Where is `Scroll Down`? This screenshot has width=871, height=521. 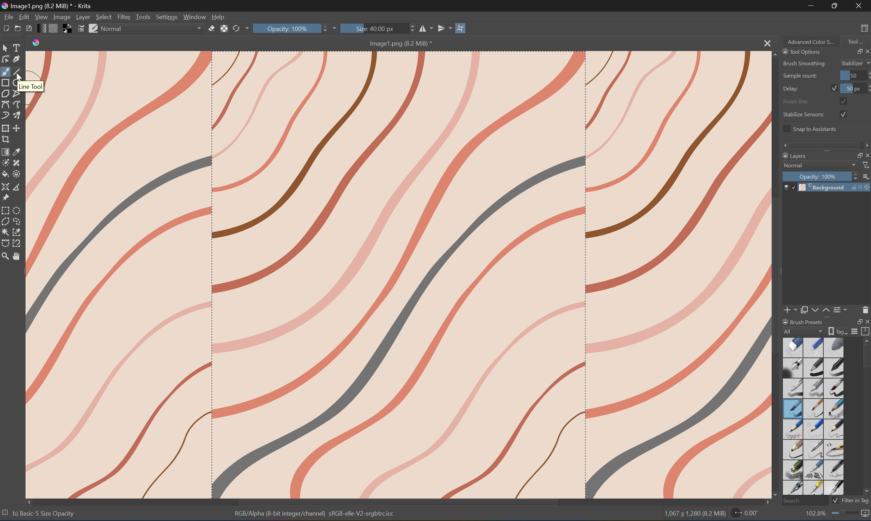
Scroll Down is located at coordinates (775, 493).